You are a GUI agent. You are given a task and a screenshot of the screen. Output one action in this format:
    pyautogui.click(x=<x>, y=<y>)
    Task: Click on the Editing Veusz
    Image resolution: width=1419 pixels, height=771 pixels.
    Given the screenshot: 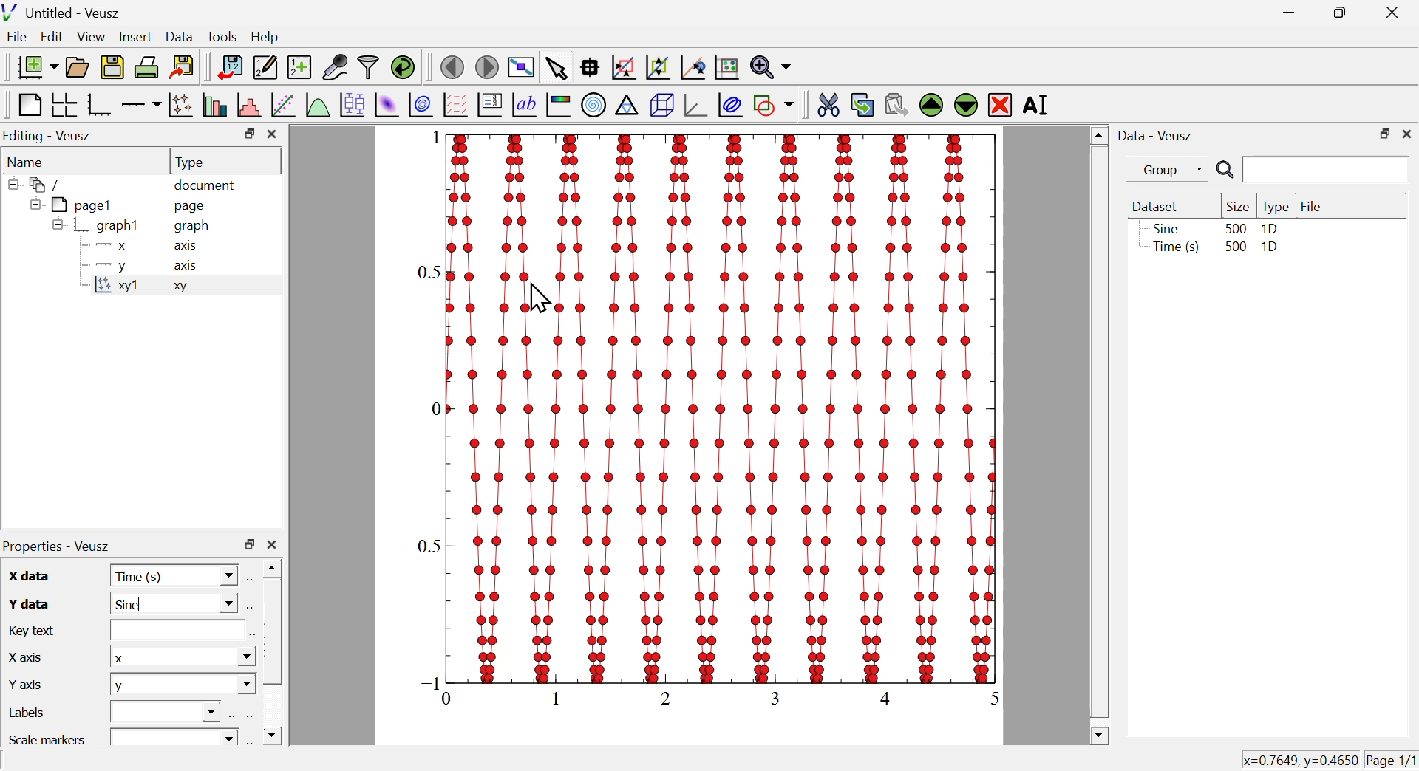 What is the action you would take?
    pyautogui.click(x=50, y=136)
    